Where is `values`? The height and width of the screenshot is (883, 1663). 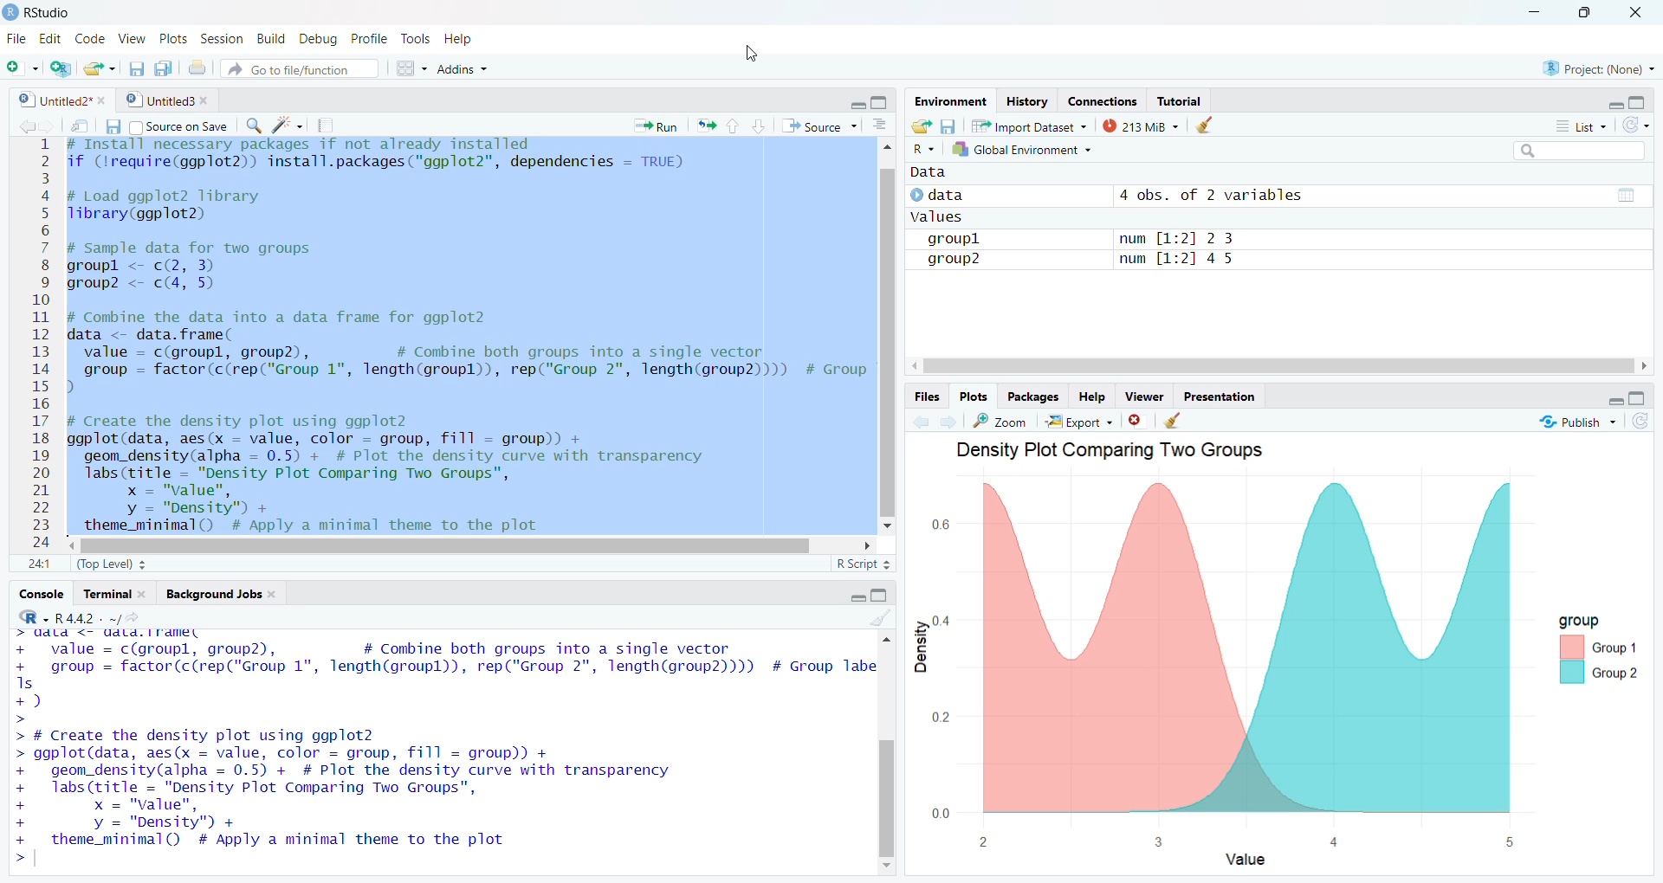
values is located at coordinates (948, 218).